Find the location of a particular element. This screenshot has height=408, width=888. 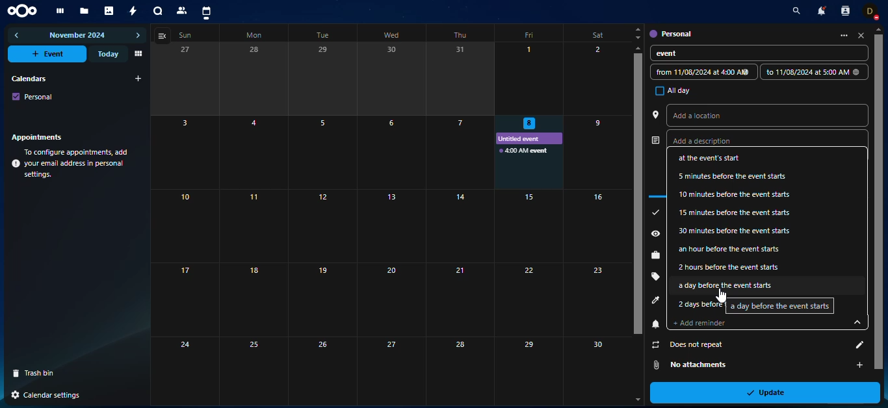

activity is located at coordinates (134, 11).